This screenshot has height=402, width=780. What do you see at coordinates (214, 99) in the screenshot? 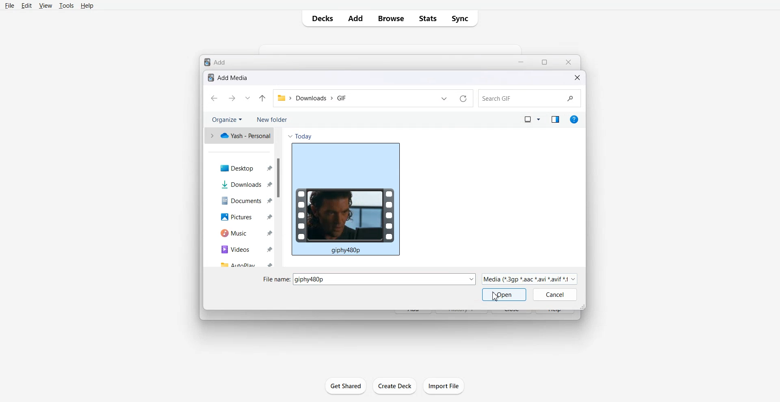
I see `Go back` at bounding box center [214, 99].